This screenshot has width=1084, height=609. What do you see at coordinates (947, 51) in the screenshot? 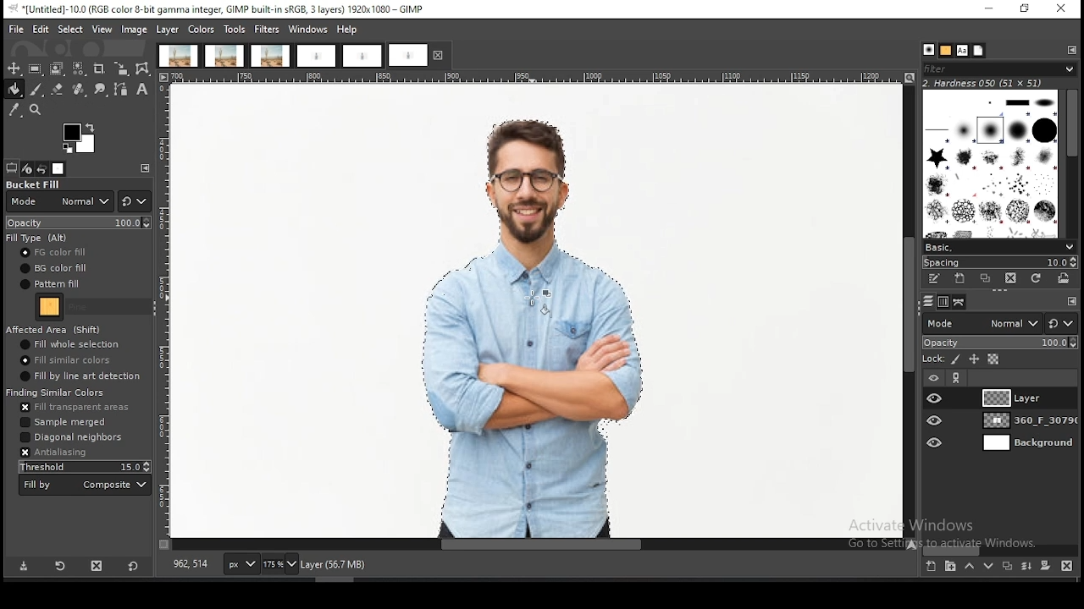
I see `patterns` at bounding box center [947, 51].